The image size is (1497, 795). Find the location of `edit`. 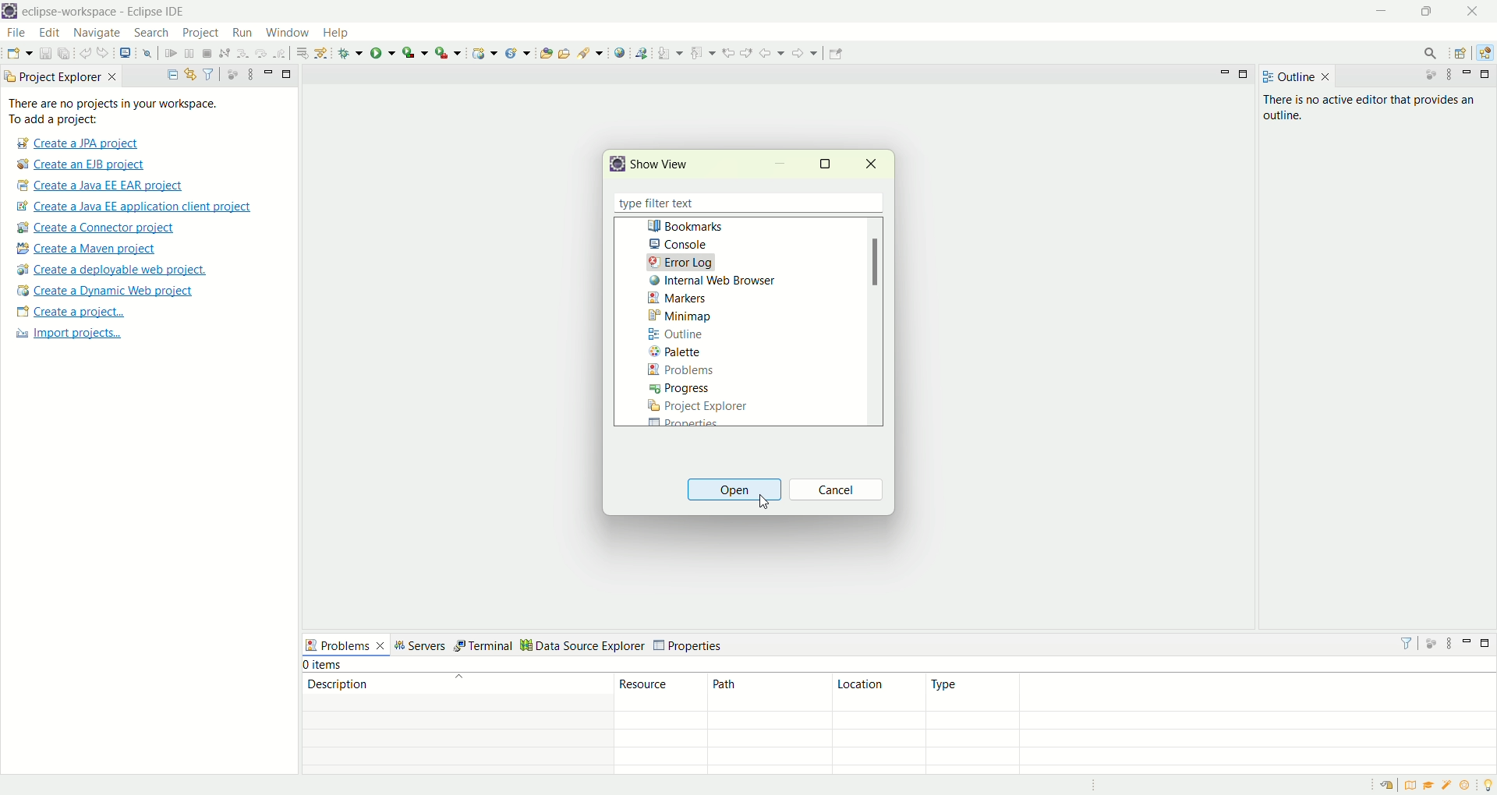

edit is located at coordinates (51, 32).